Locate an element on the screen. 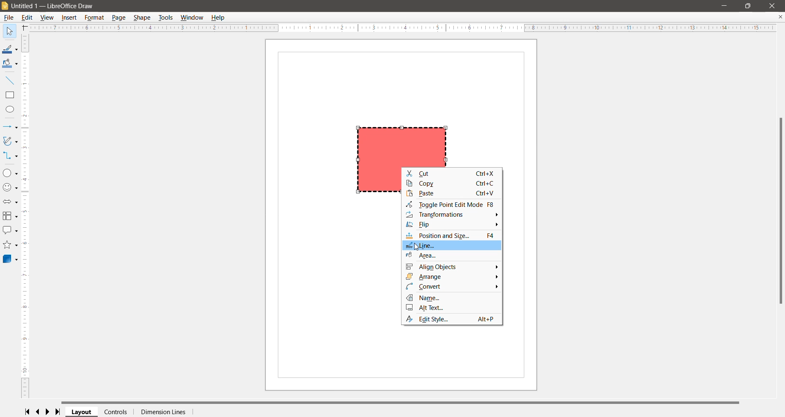  Horizontal Ruler is located at coordinates (402, 28).